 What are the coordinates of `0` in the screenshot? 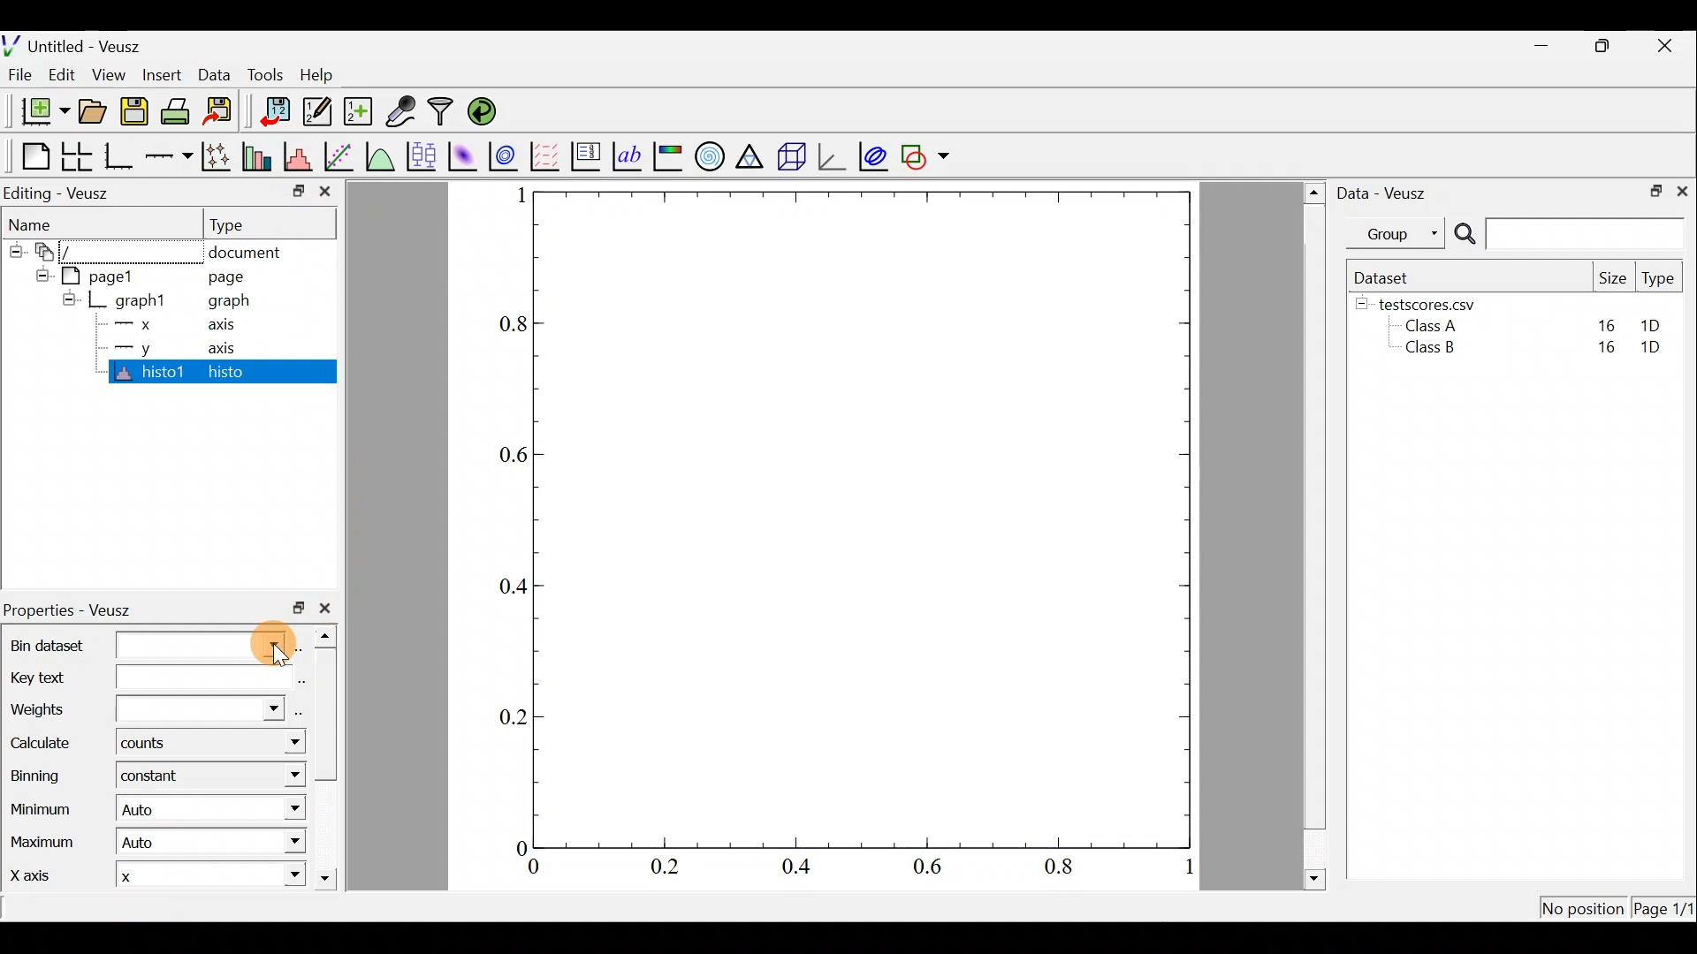 It's located at (514, 844).